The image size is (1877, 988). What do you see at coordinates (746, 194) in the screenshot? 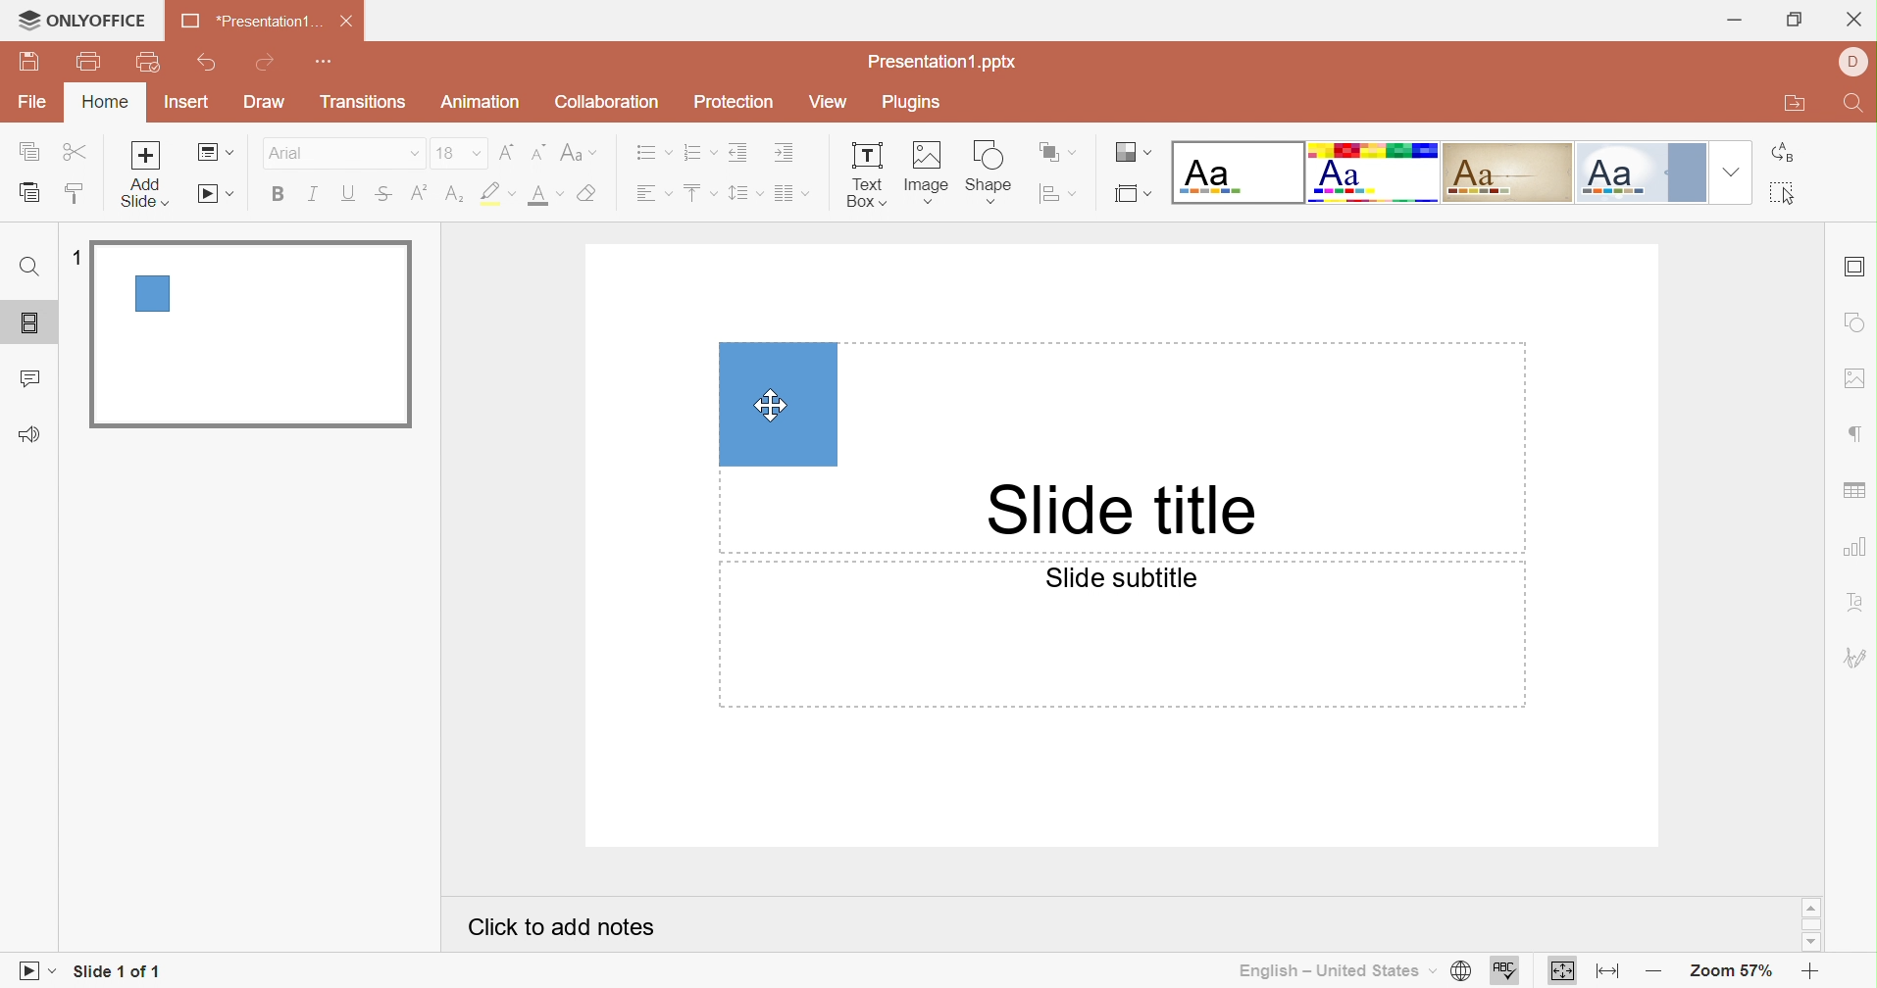
I see `Line spacing` at bounding box center [746, 194].